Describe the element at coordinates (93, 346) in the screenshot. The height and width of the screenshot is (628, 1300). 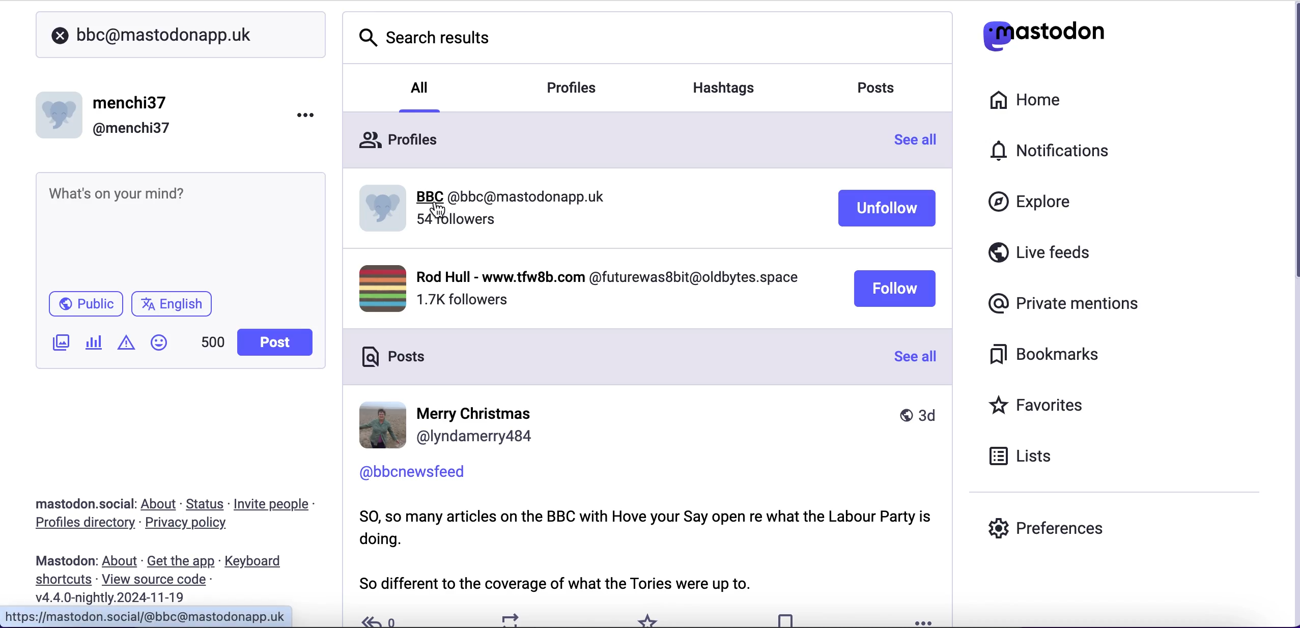
I see `add a poll` at that location.